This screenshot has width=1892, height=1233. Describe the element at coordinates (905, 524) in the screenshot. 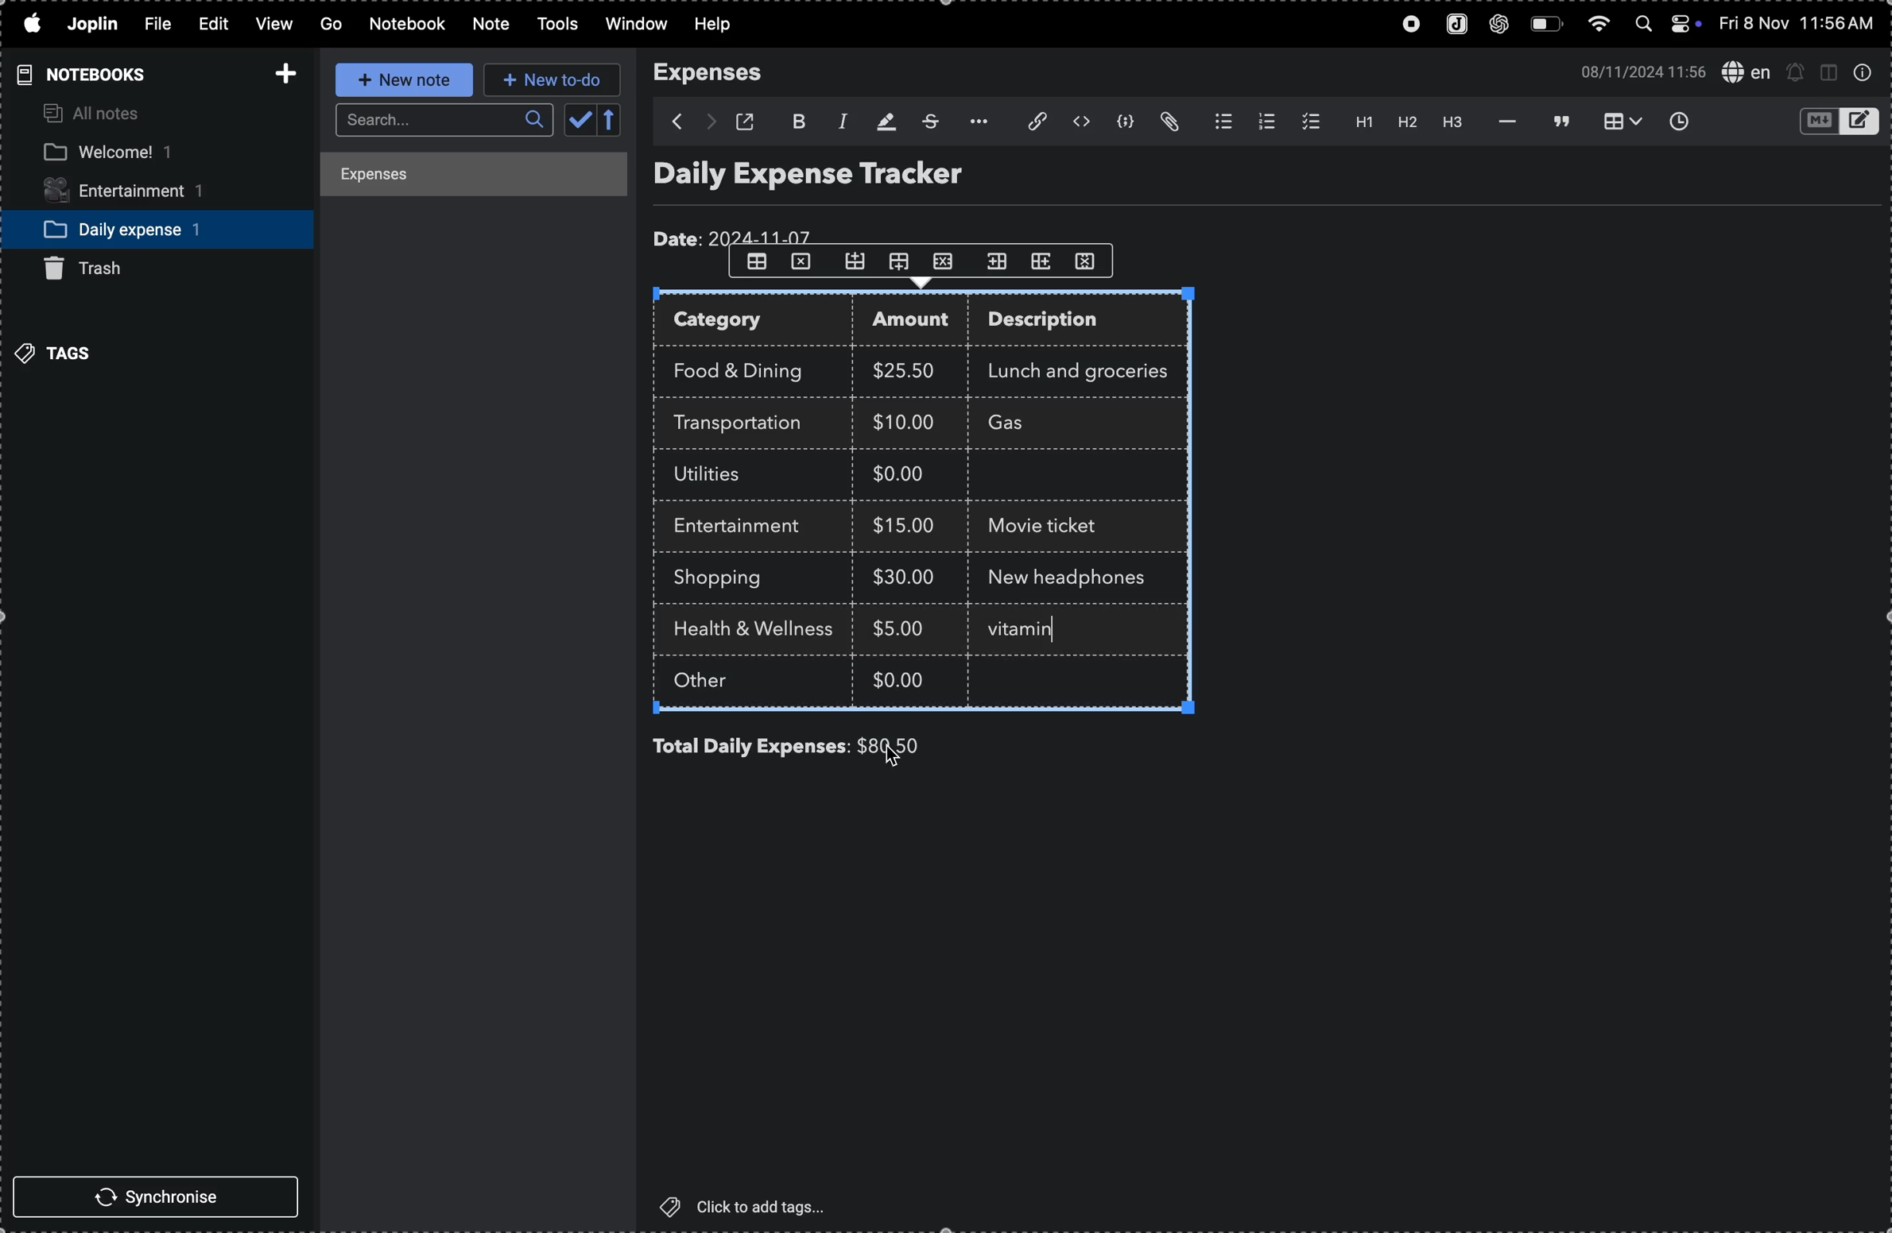

I see `$15.00` at that location.